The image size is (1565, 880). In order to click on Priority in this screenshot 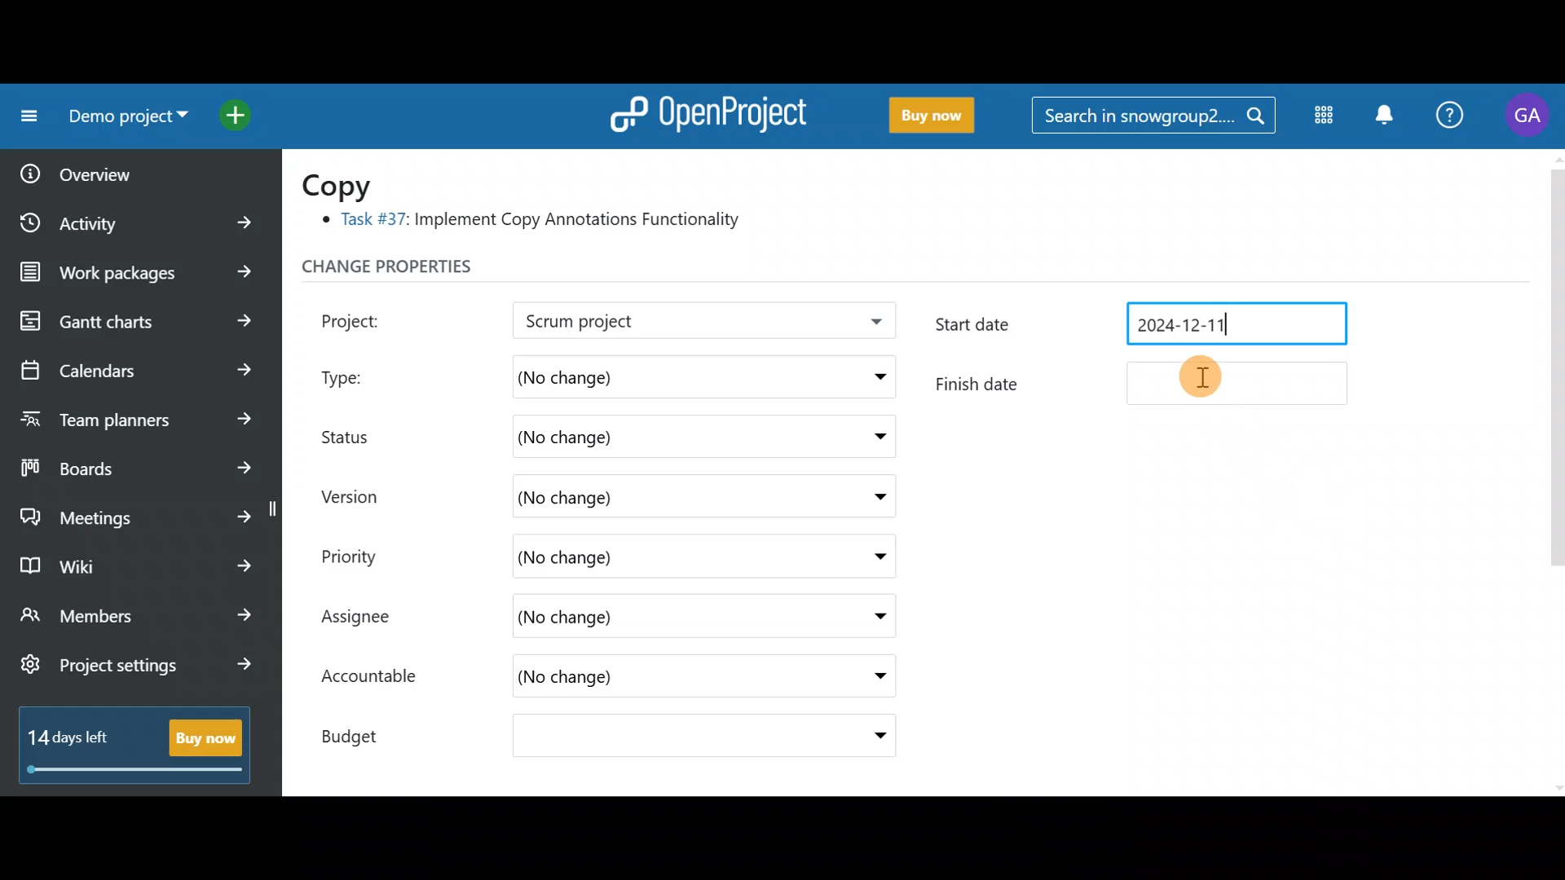, I will do `click(367, 554)`.